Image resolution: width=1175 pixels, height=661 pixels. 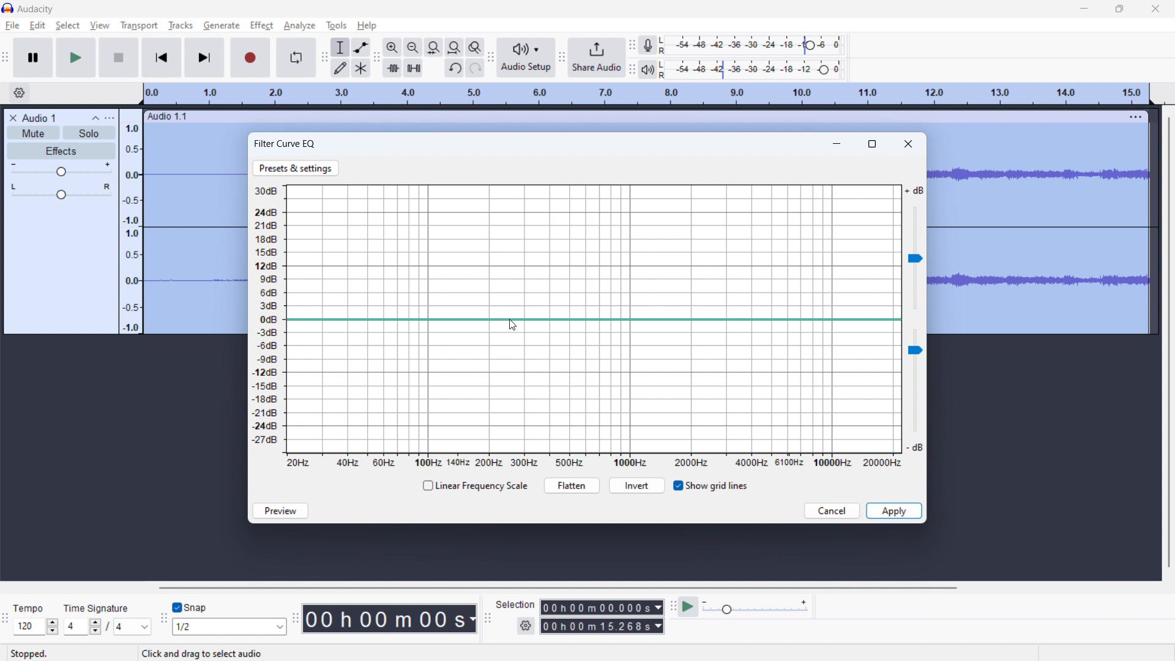 What do you see at coordinates (392, 67) in the screenshot?
I see `trim audio outside selection` at bounding box center [392, 67].